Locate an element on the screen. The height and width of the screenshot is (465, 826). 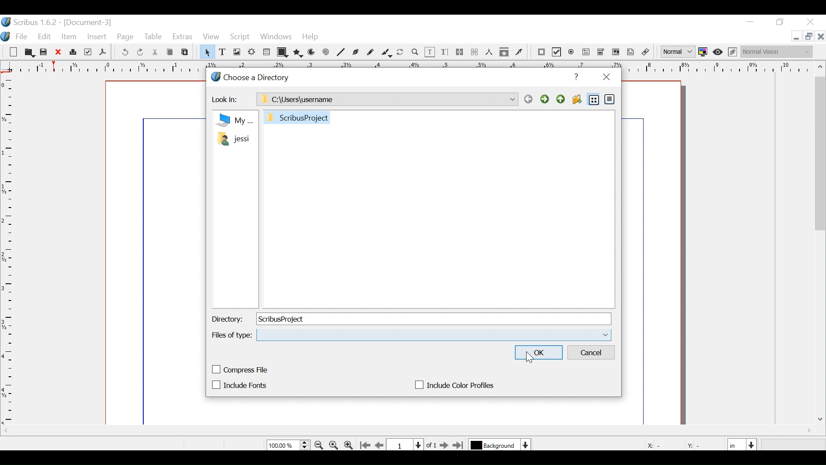
Page is located at coordinates (126, 38).